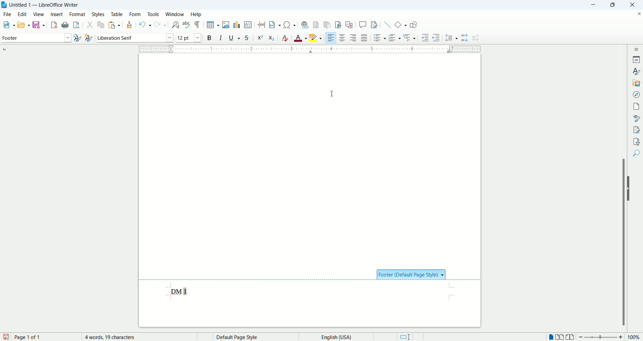 The image size is (643, 341). Describe the element at coordinates (260, 37) in the screenshot. I see `superscript` at that location.